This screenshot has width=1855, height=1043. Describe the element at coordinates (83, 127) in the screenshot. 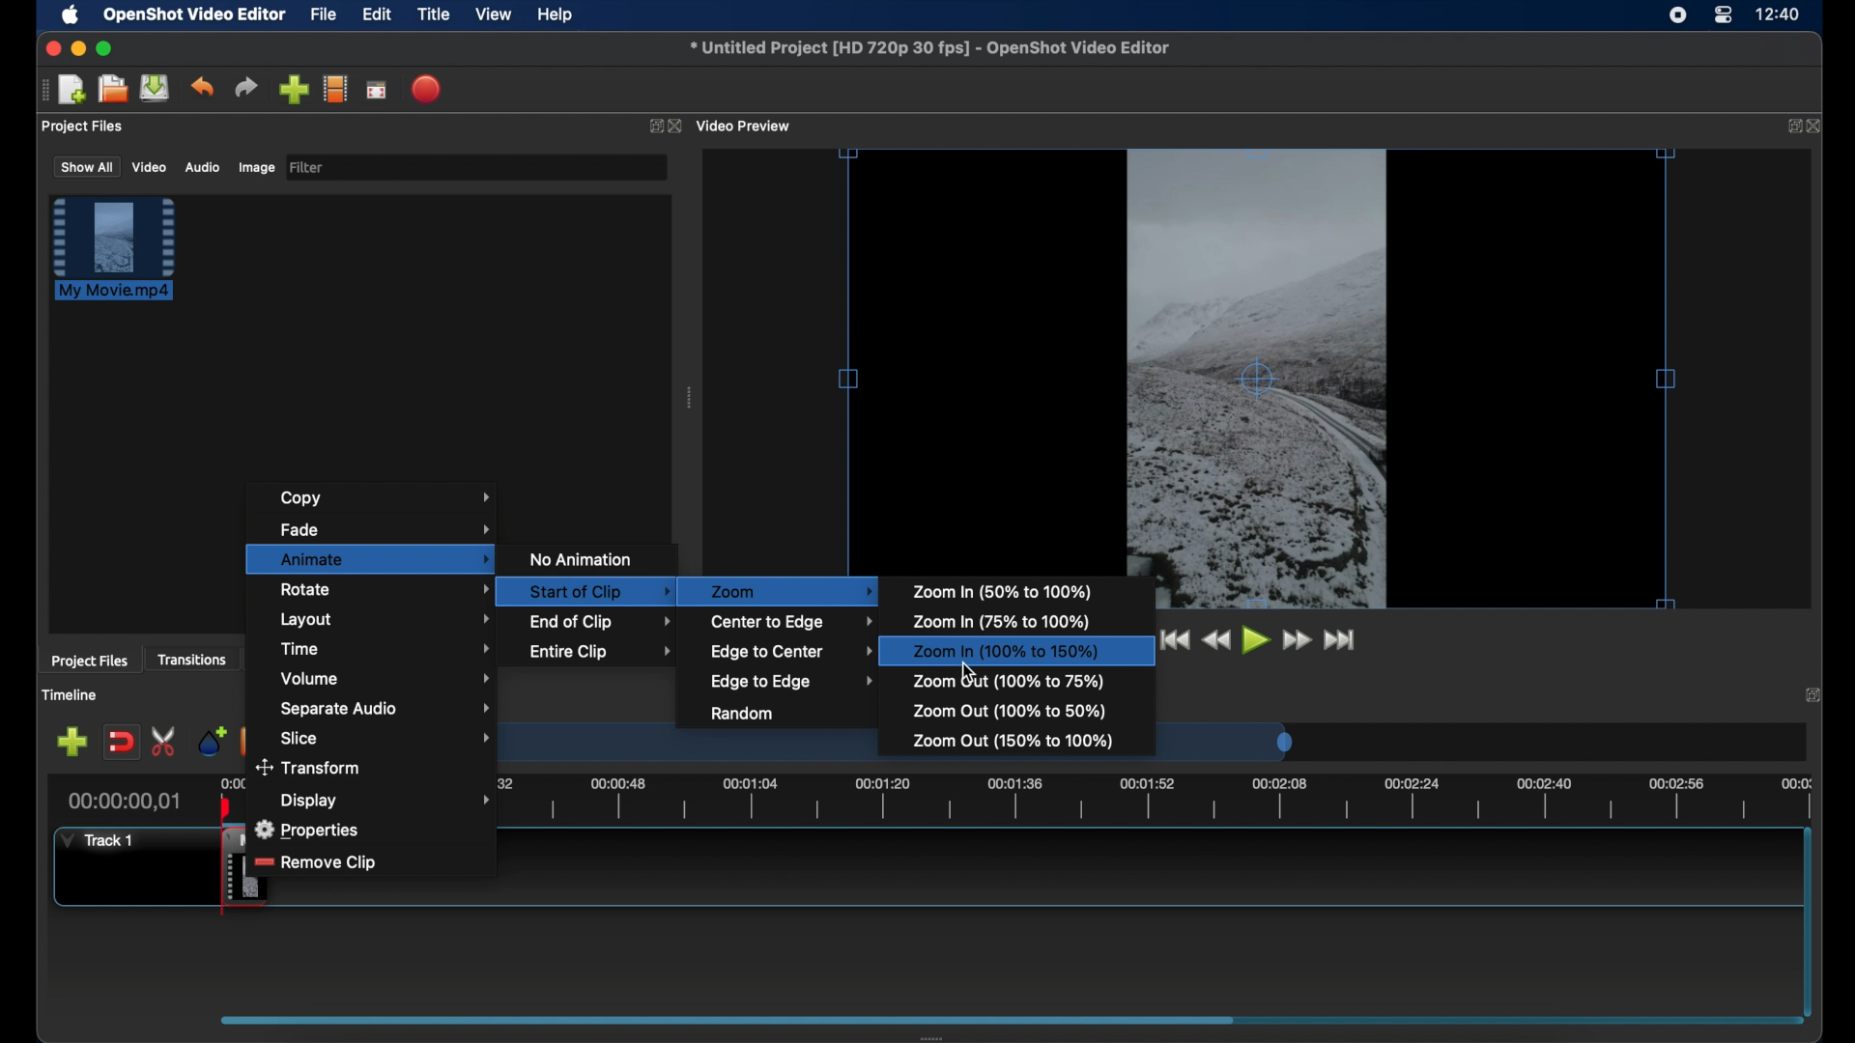

I see `project files` at that location.